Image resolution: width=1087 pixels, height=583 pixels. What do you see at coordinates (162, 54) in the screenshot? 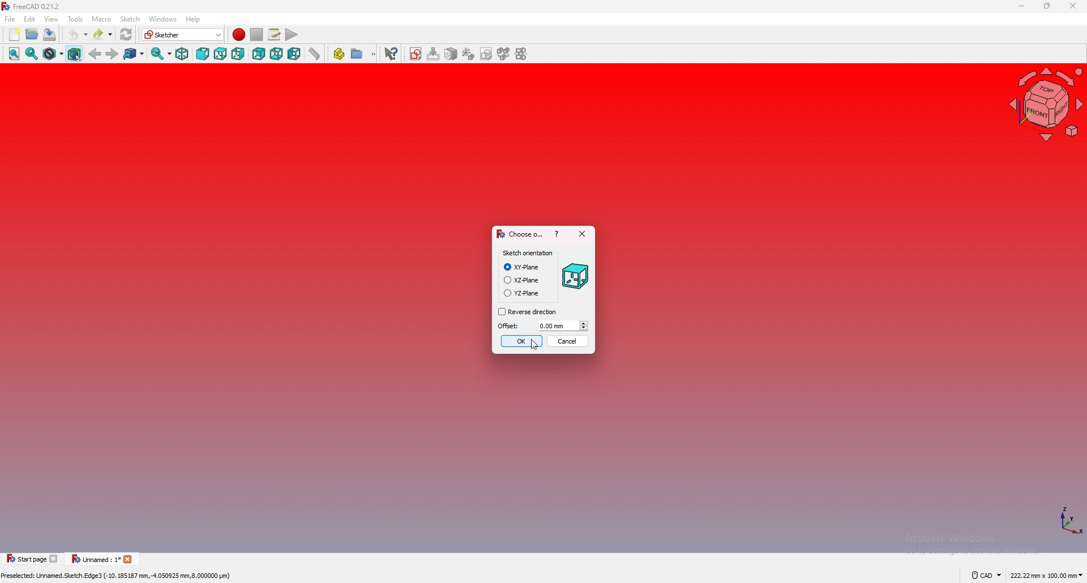
I see `synced view` at bounding box center [162, 54].